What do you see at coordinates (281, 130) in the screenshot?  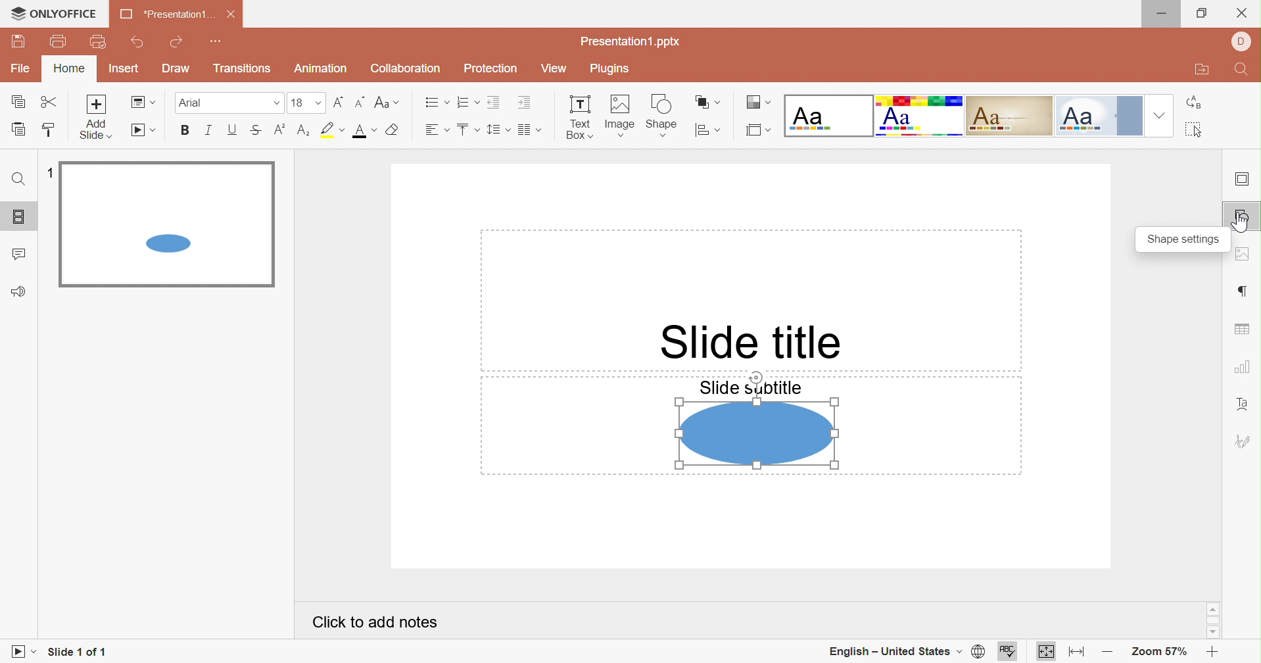 I see `Superscript` at bounding box center [281, 130].